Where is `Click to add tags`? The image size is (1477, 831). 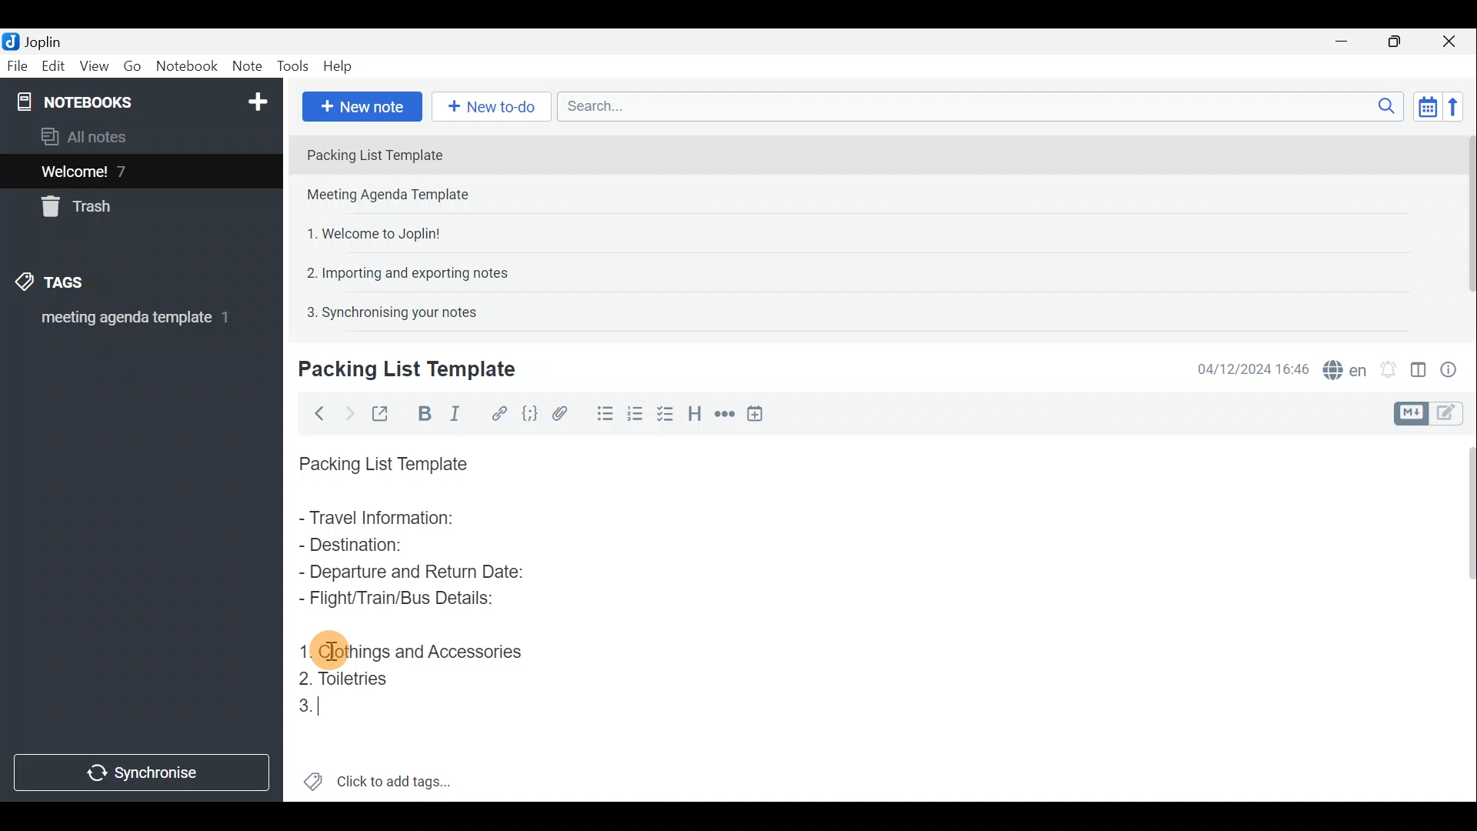
Click to add tags is located at coordinates (378, 777).